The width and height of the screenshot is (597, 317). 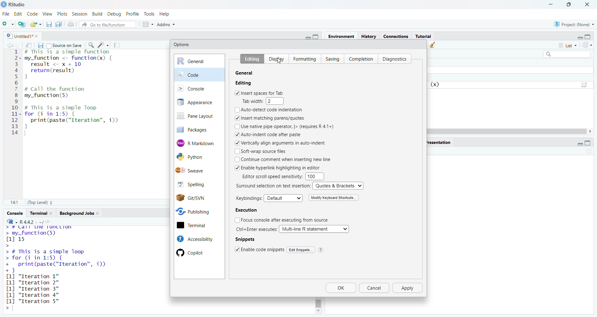 I want to click on Use native pipe operator, |> (requires R 4.1+), so click(x=285, y=126).